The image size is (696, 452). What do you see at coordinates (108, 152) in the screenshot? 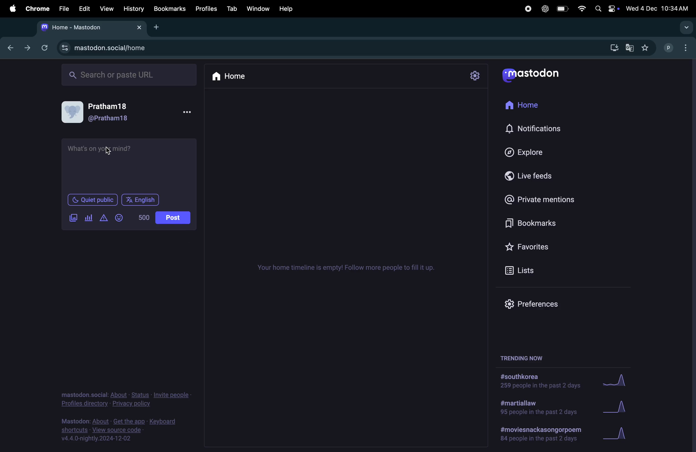
I see `cursor` at bounding box center [108, 152].